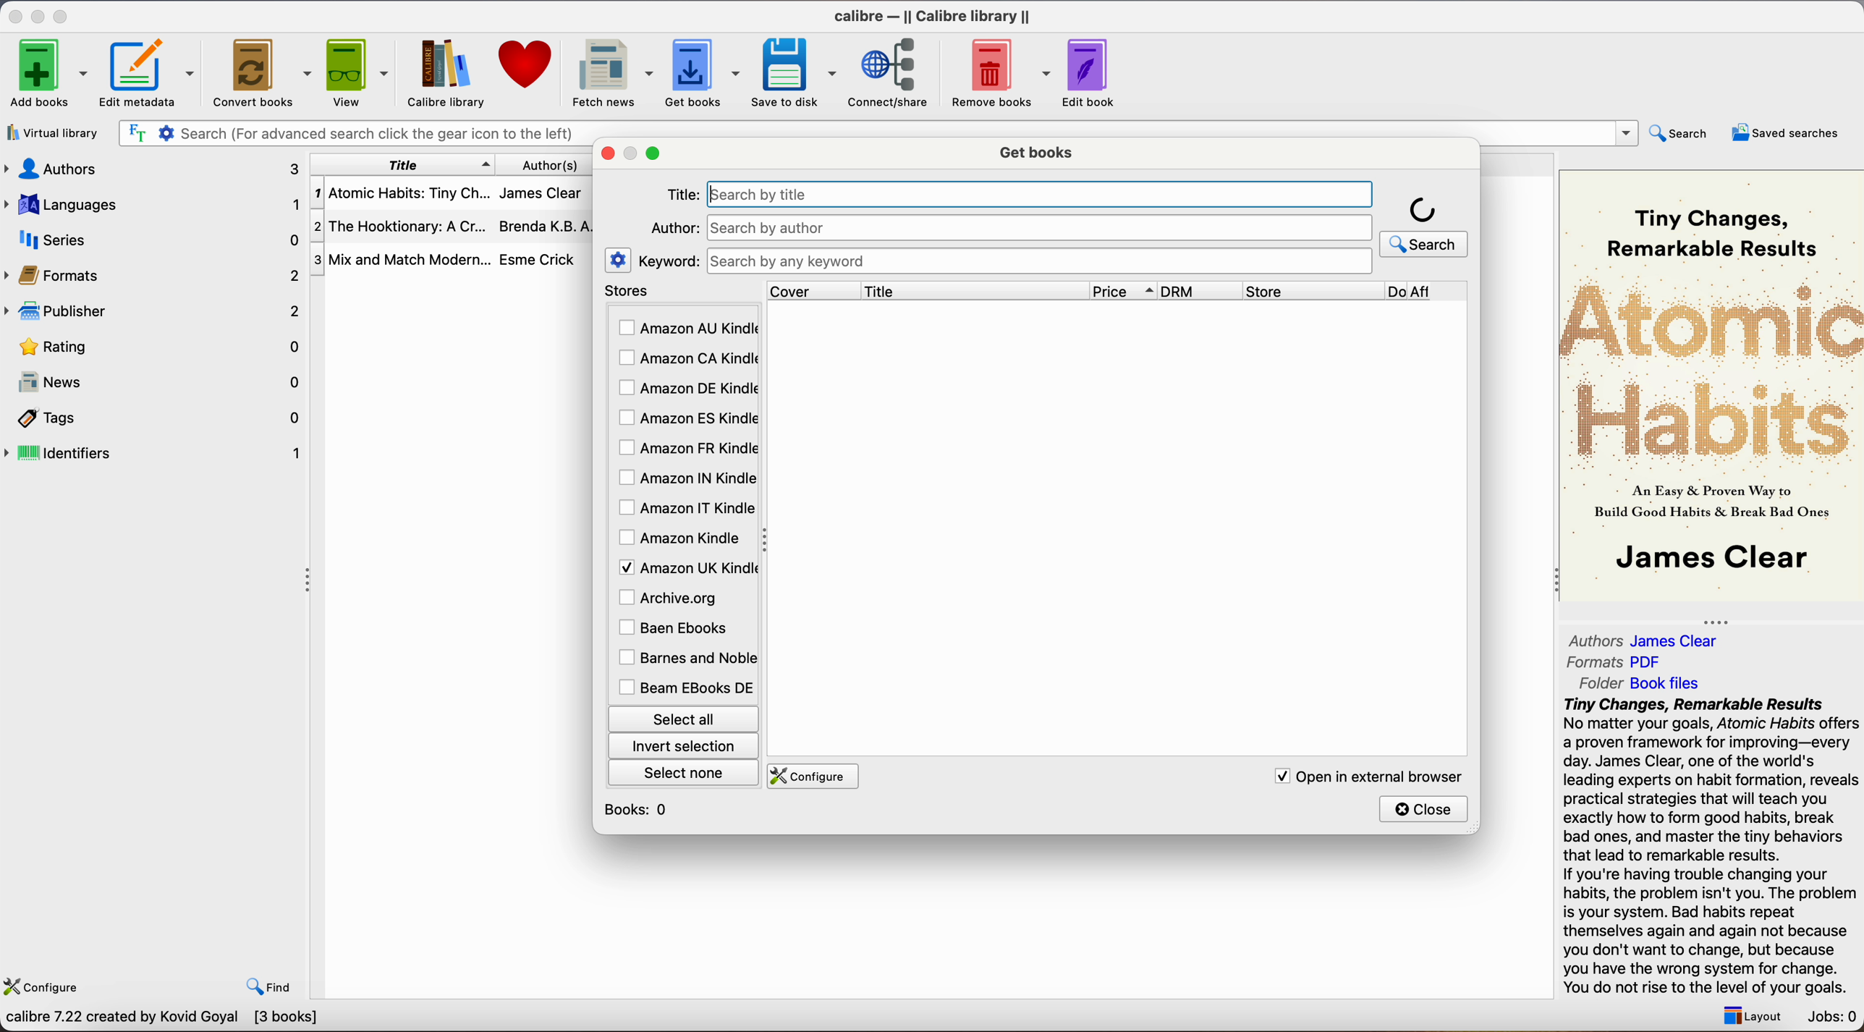  I want to click on Brenda K.B.A..., so click(550, 227).